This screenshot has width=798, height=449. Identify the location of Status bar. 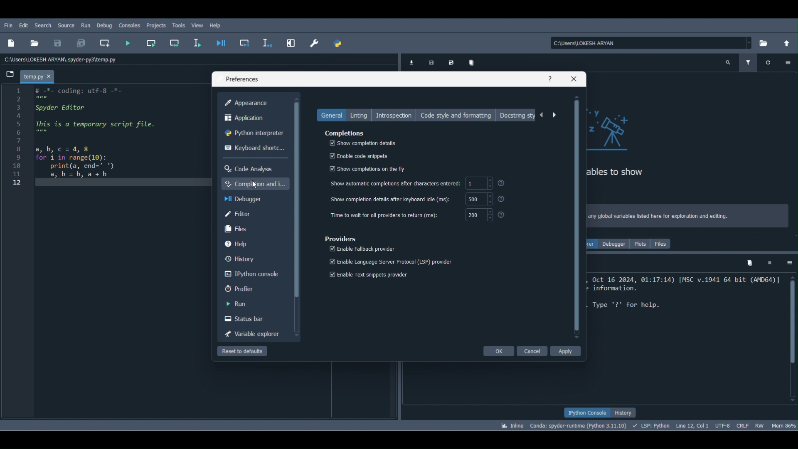
(245, 319).